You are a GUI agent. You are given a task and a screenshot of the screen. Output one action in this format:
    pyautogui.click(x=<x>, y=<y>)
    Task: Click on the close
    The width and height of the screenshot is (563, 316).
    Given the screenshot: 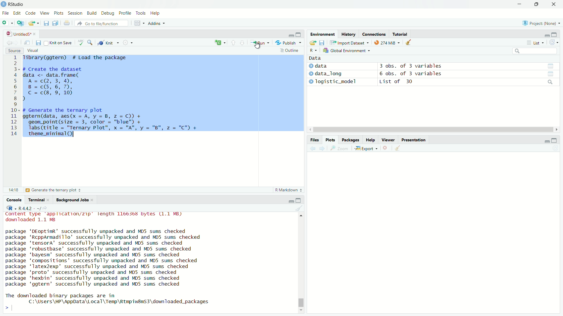 What is the action you would take?
    pyautogui.click(x=554, y=5)
    